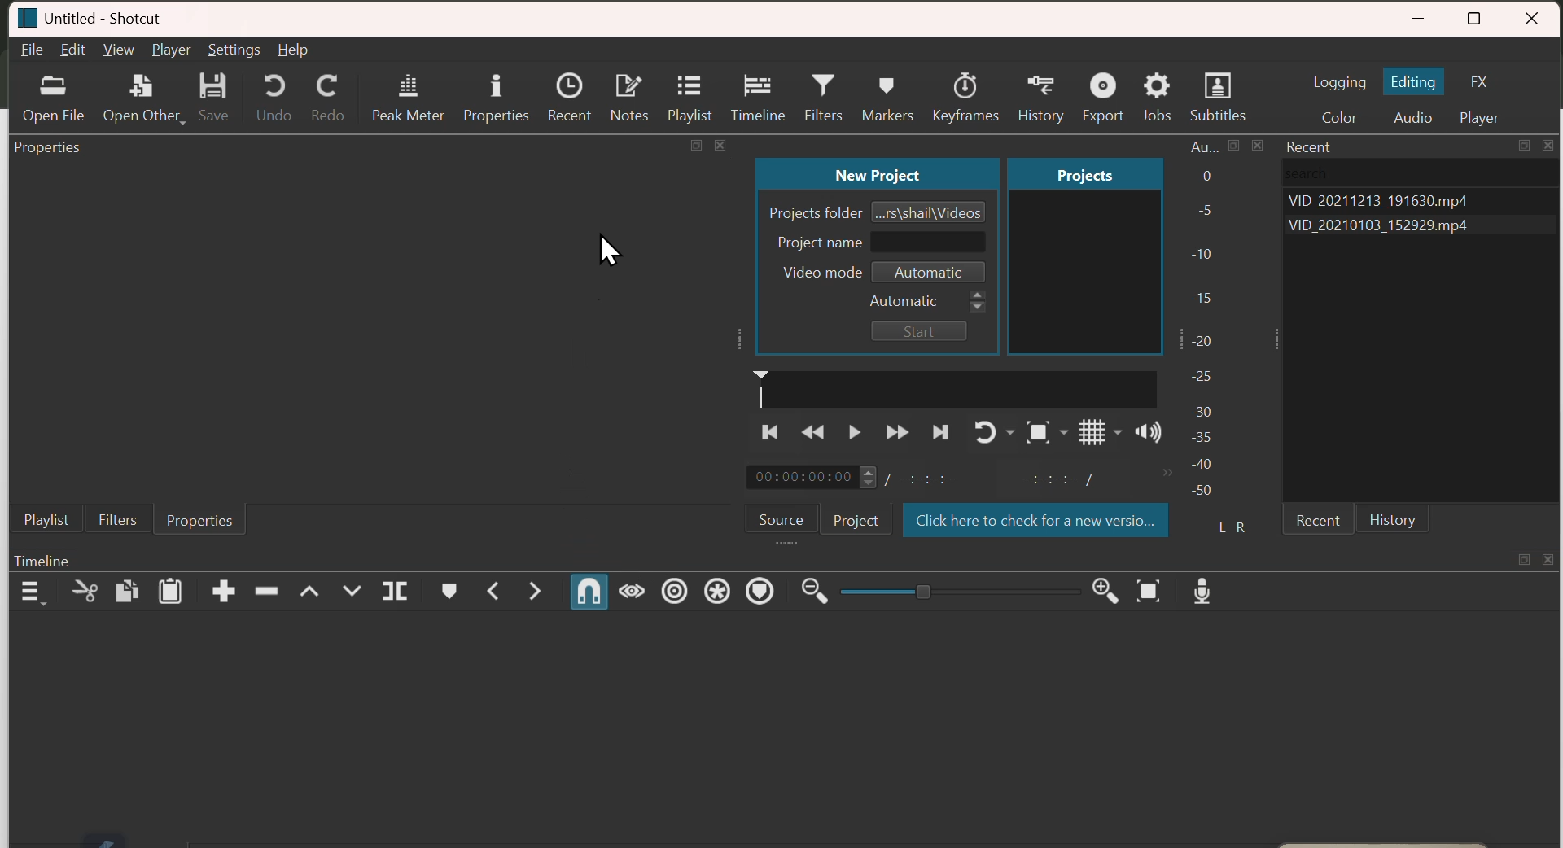 Image resolution: width=1563 pixels, height=848 pixels. What do you see at coordinates (213, 94) in the screenshot?
I see `save` at bounding box center [213, 94].